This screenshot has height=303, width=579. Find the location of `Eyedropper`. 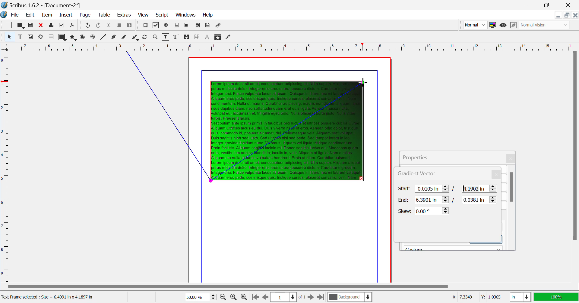

Eyedropper is located at coordinates (229, 38).